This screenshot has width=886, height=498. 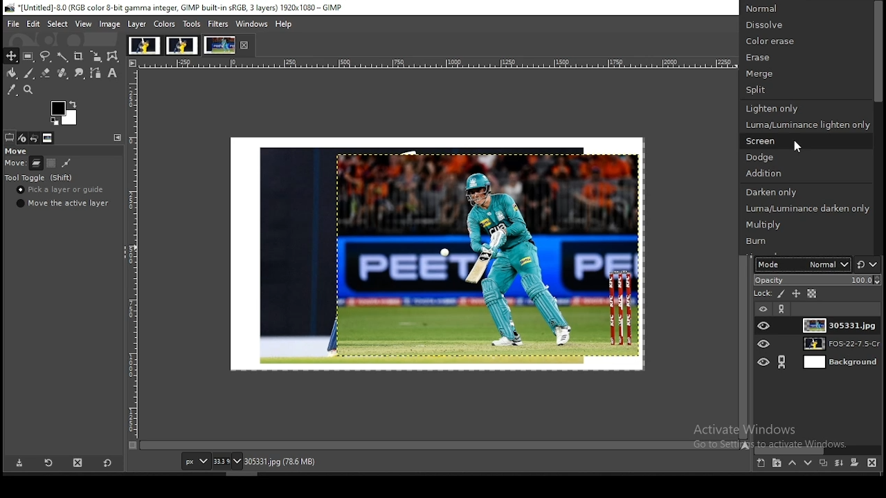 I want to click on layer, so click(x=139, y=24).